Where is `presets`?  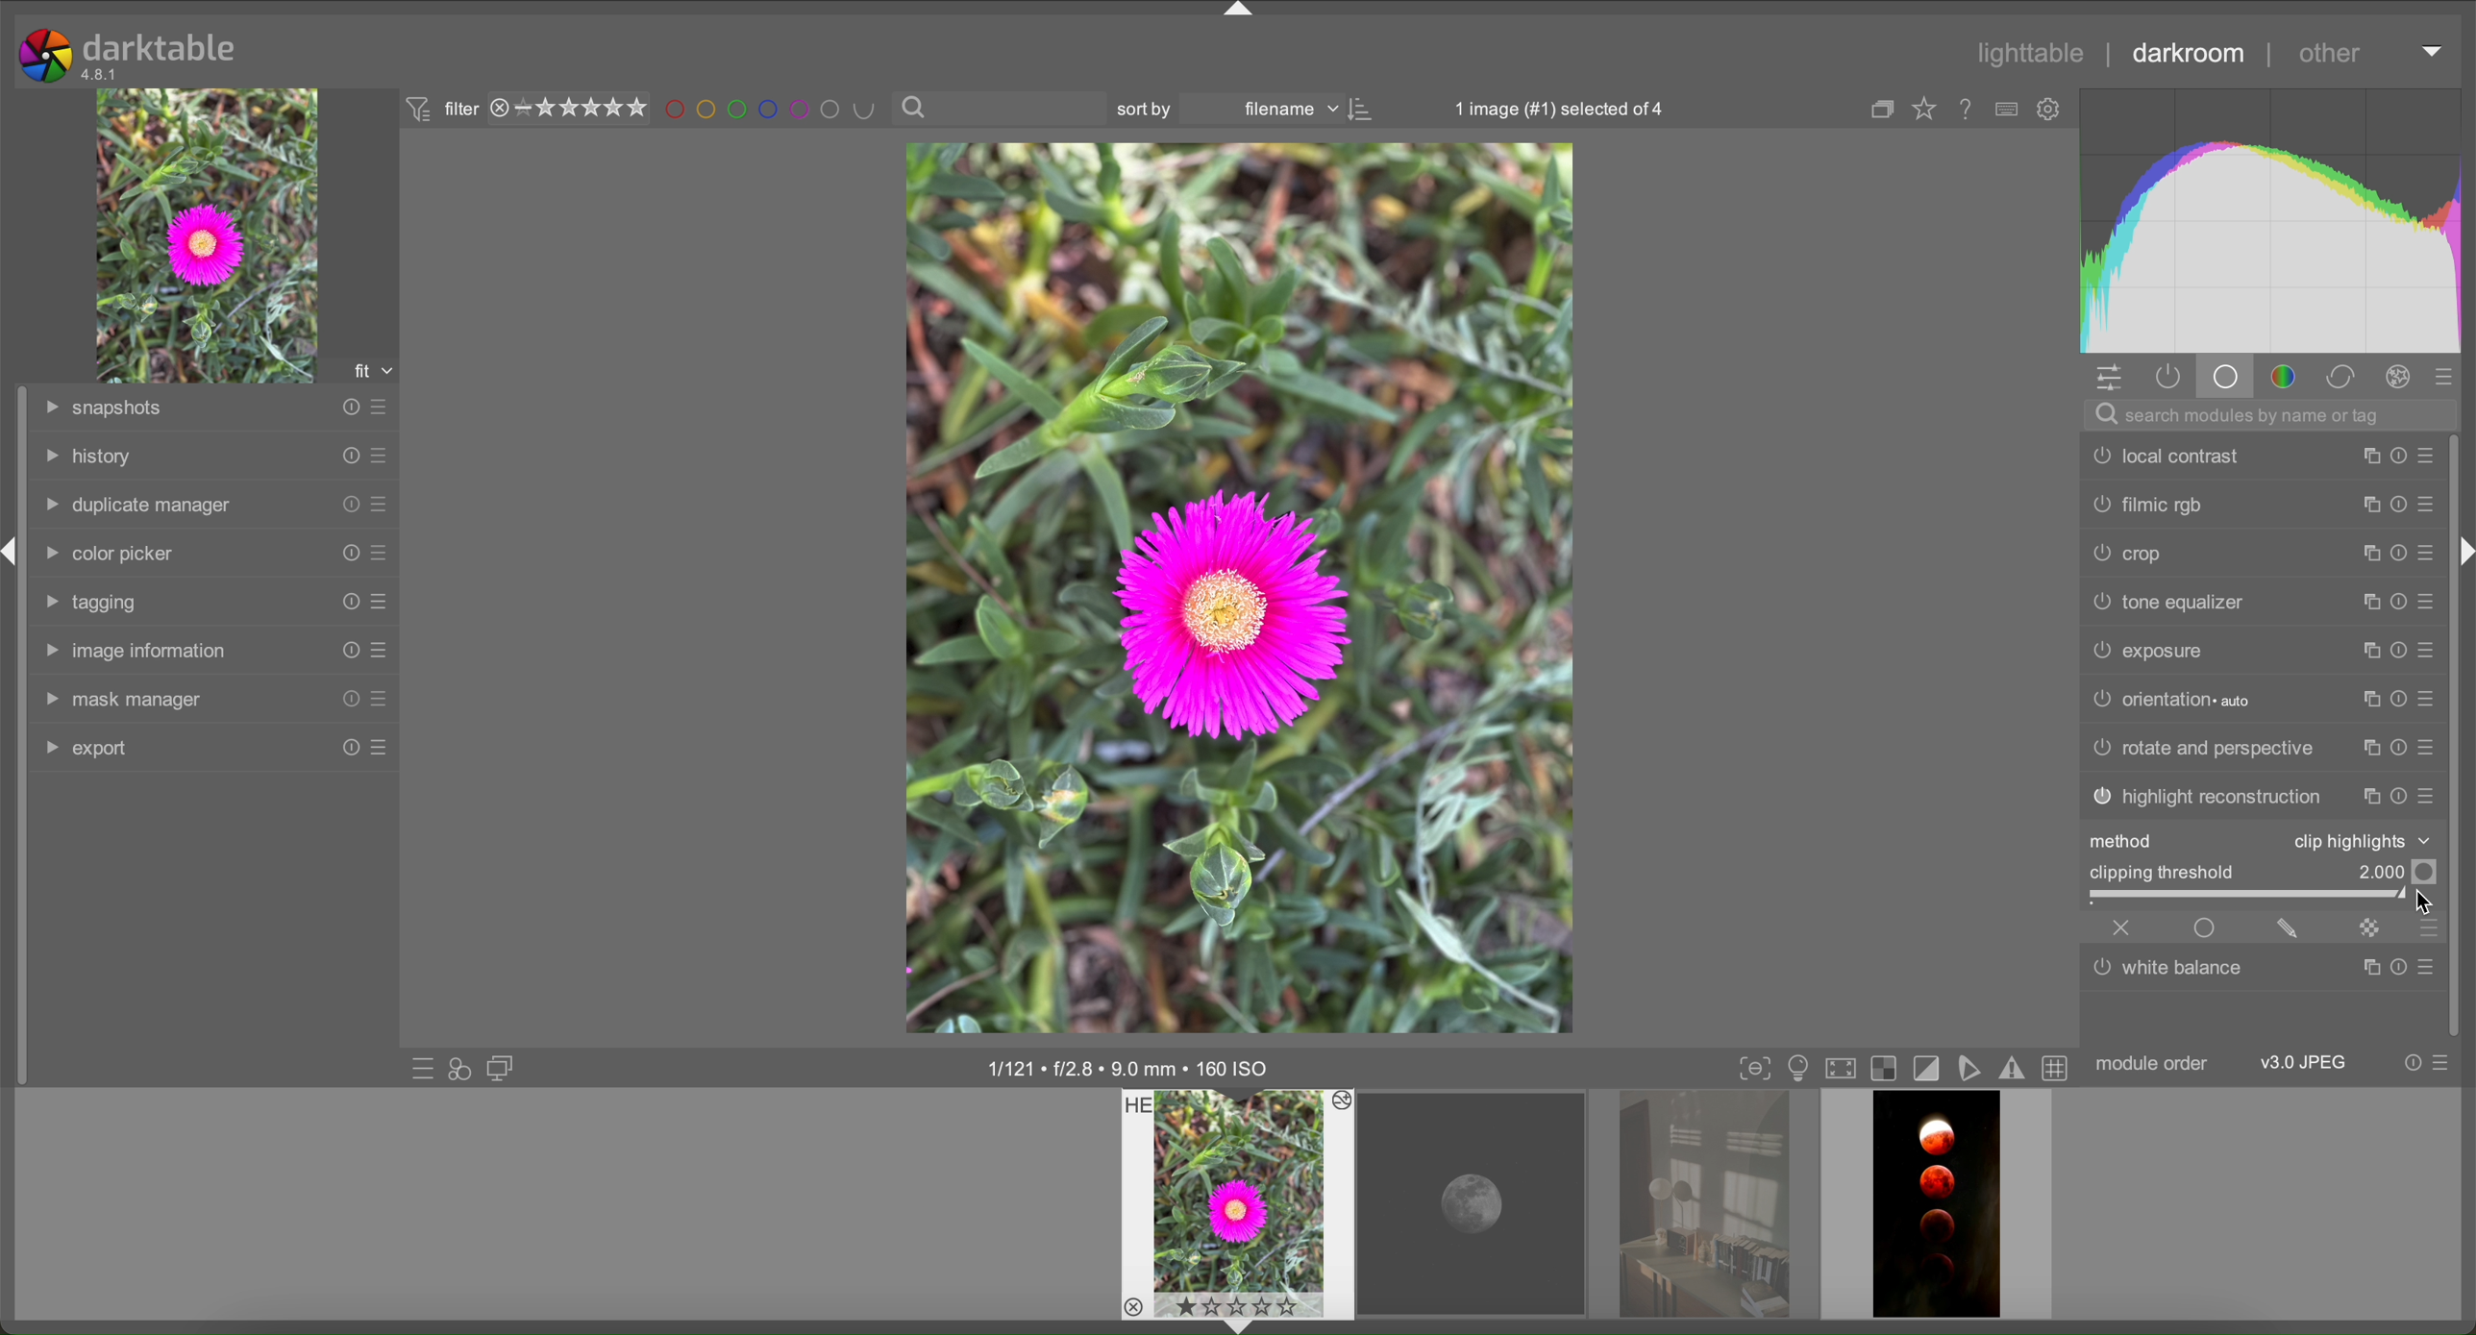
presets is located at coordinates (2430, 927).